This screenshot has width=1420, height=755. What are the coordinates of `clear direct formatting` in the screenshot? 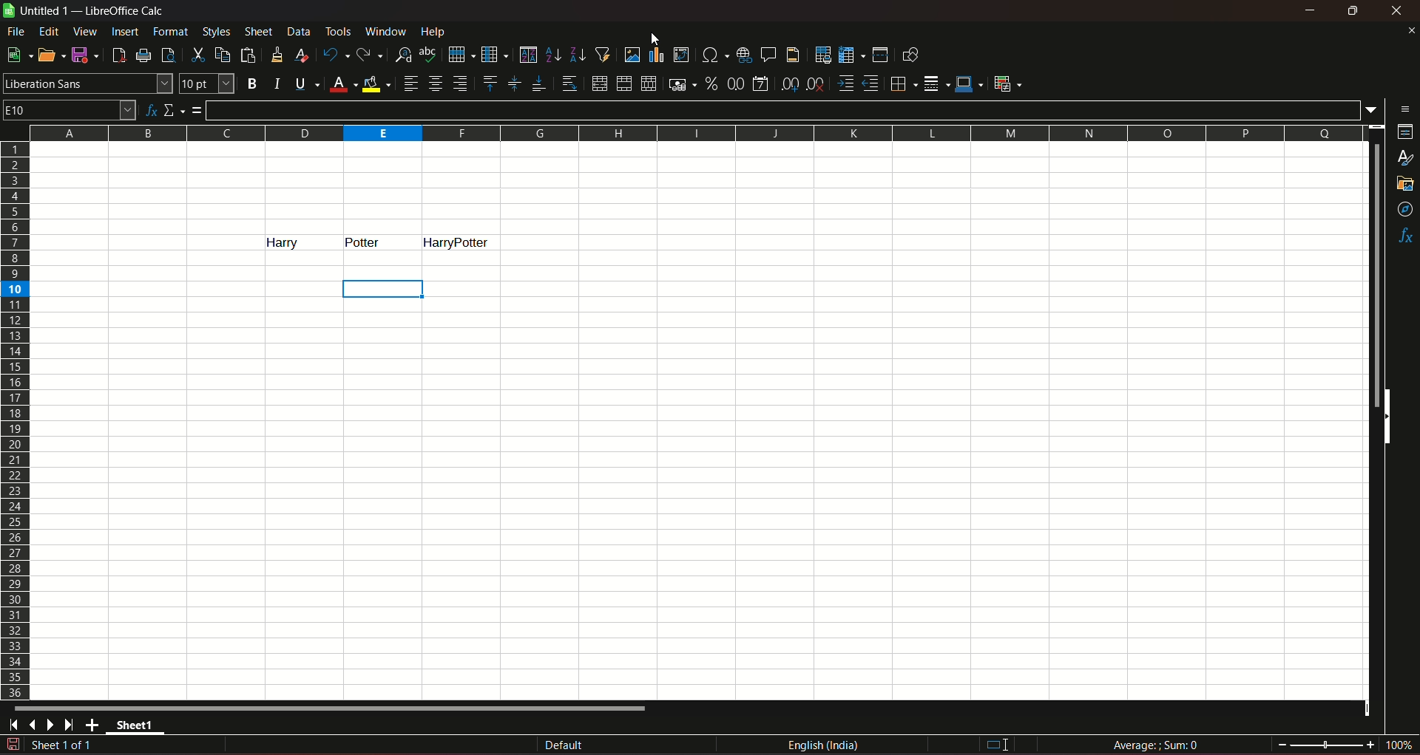 It's located at (304, 55).